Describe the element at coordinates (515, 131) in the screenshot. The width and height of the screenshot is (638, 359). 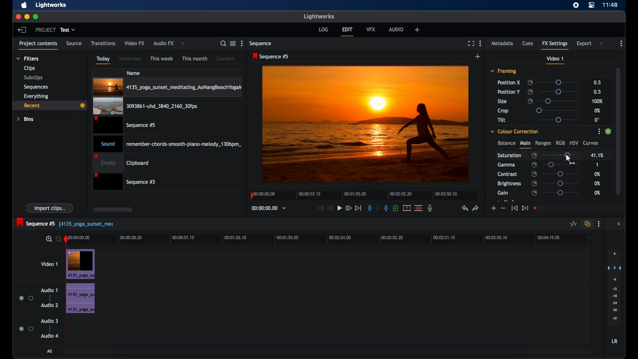
I see `color correction` at that location.